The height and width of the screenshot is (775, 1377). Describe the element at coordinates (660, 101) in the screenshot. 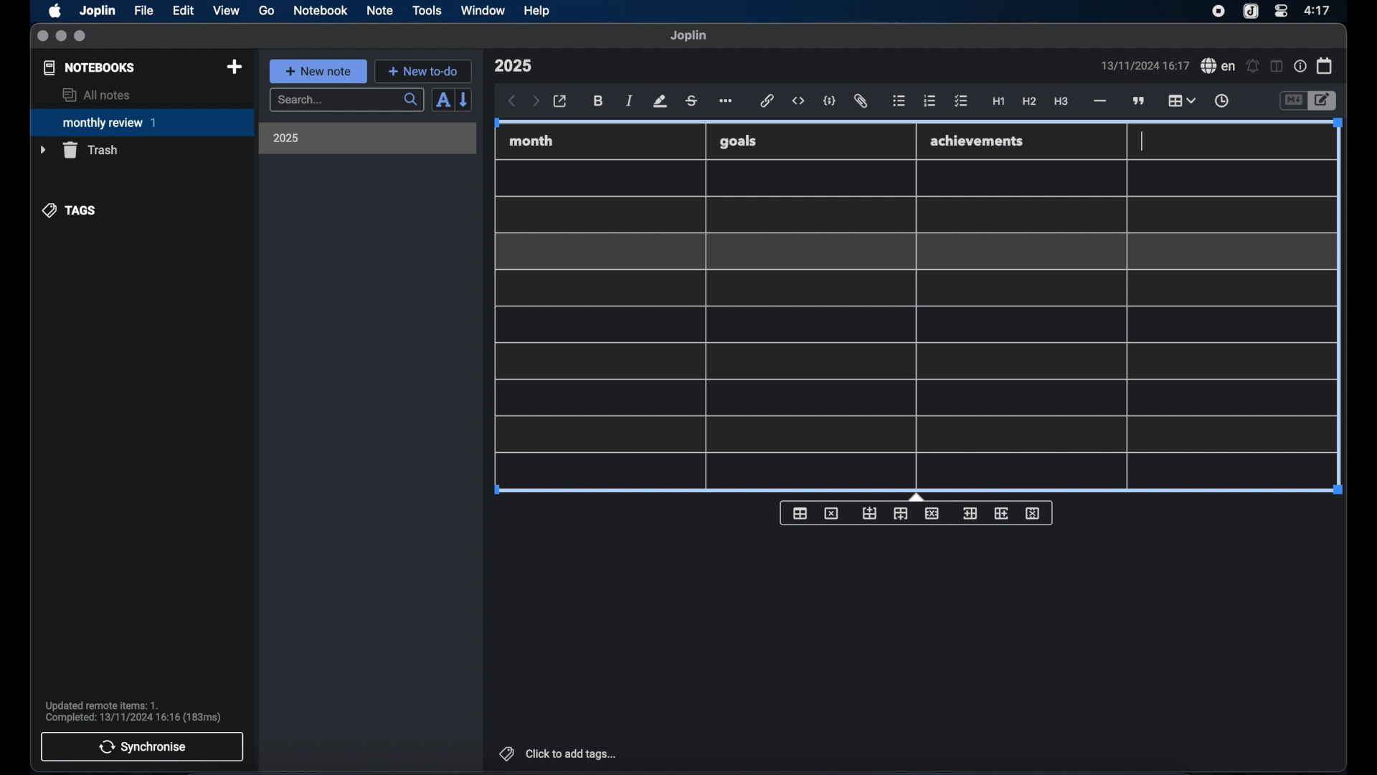

I see `highlight` at that location.